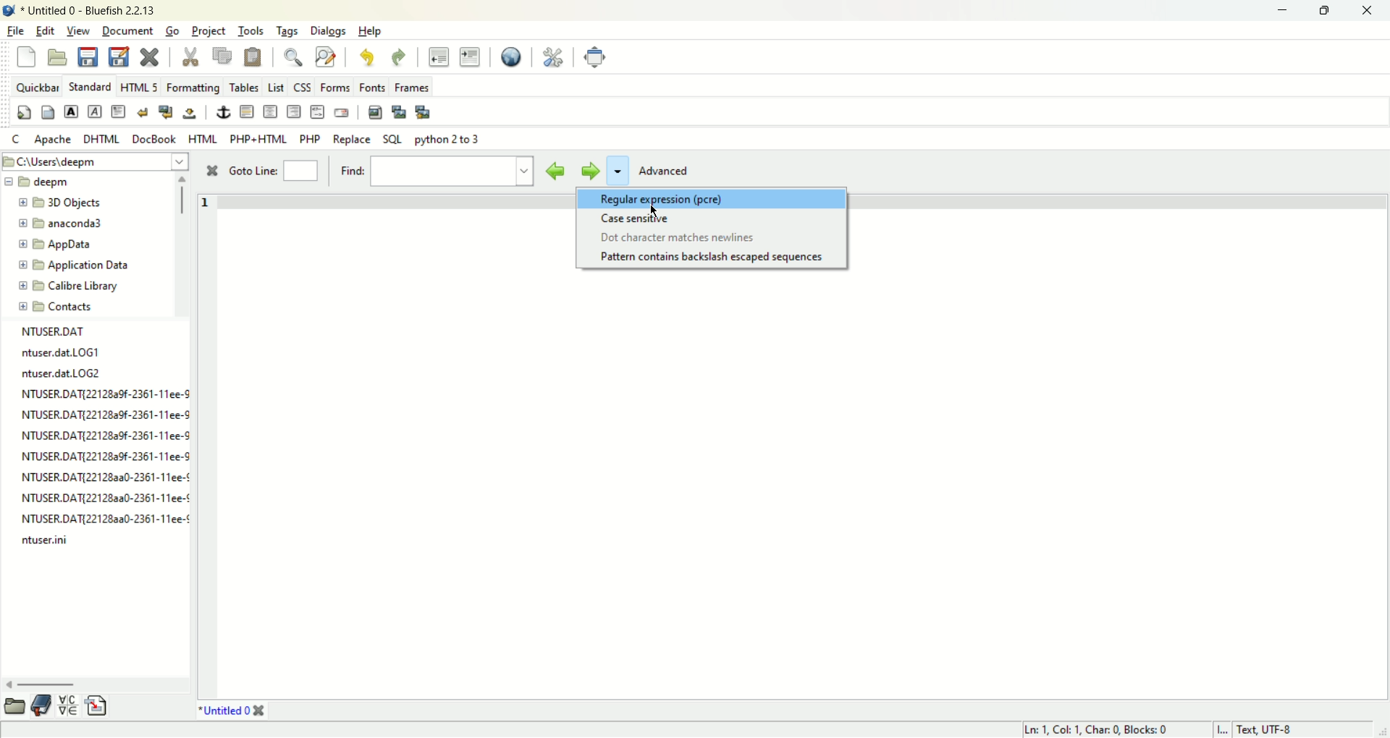 The height and width of the screenshot is (738, 1390). Describe the element at coordinates (259, 139) in the screenshot. I see `PHP+HTML` at that location.